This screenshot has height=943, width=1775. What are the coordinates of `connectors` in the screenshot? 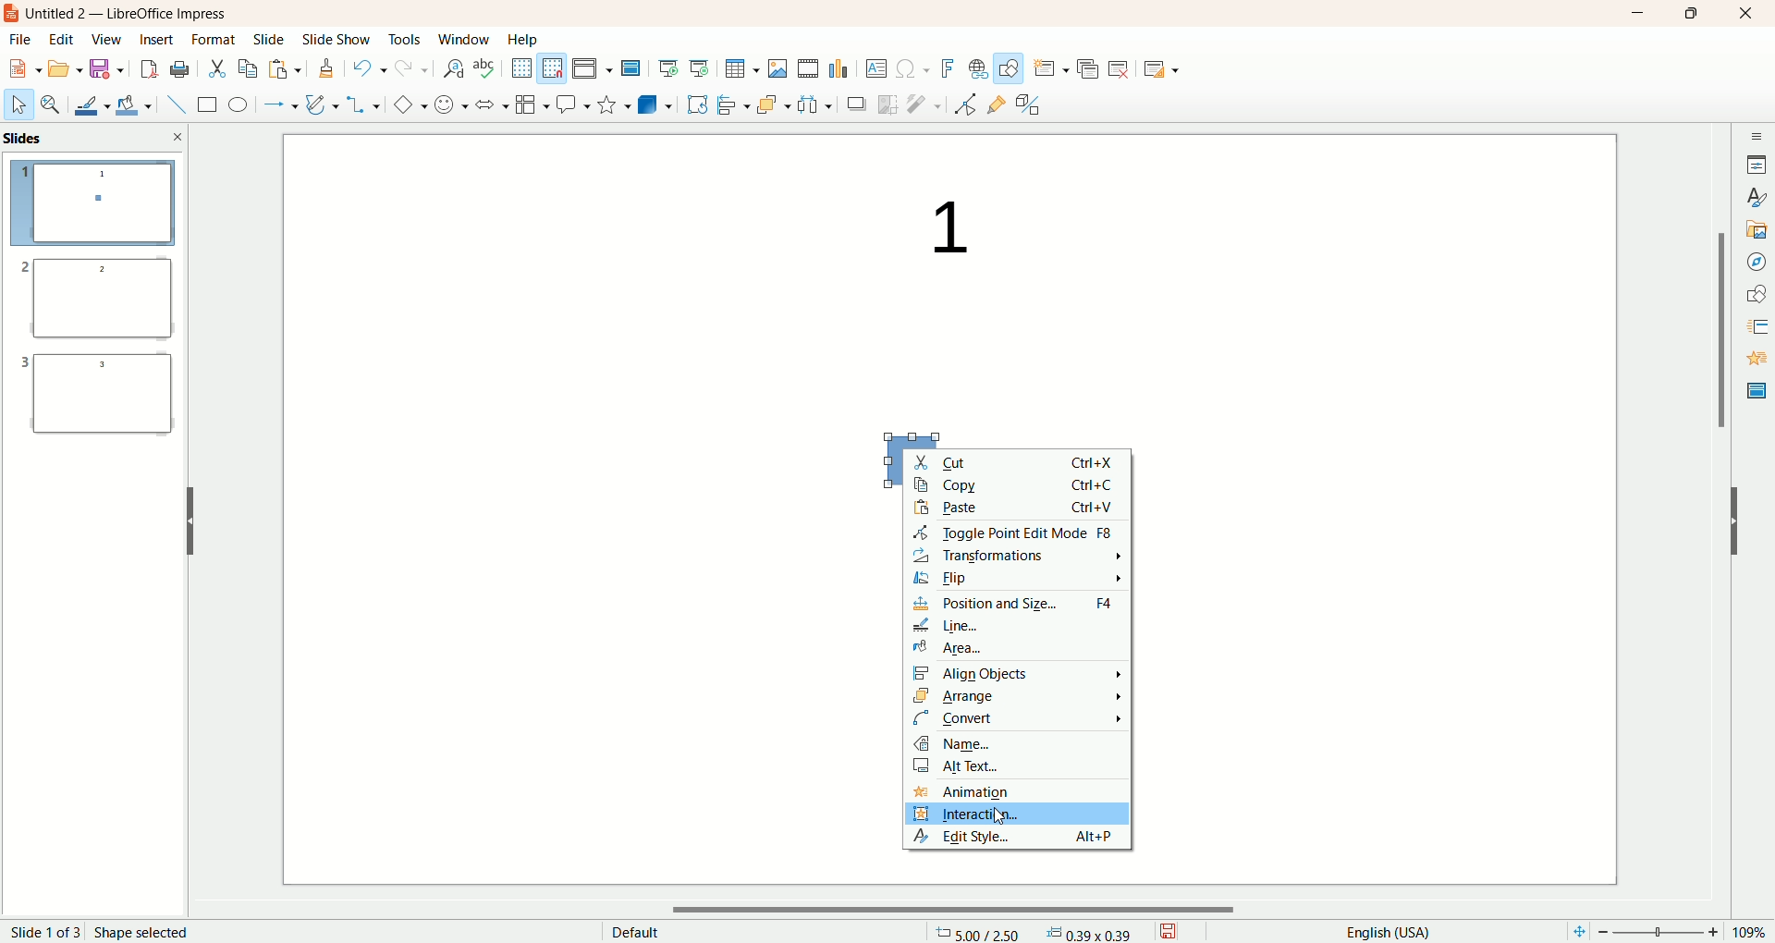 It's located at (363, 104).